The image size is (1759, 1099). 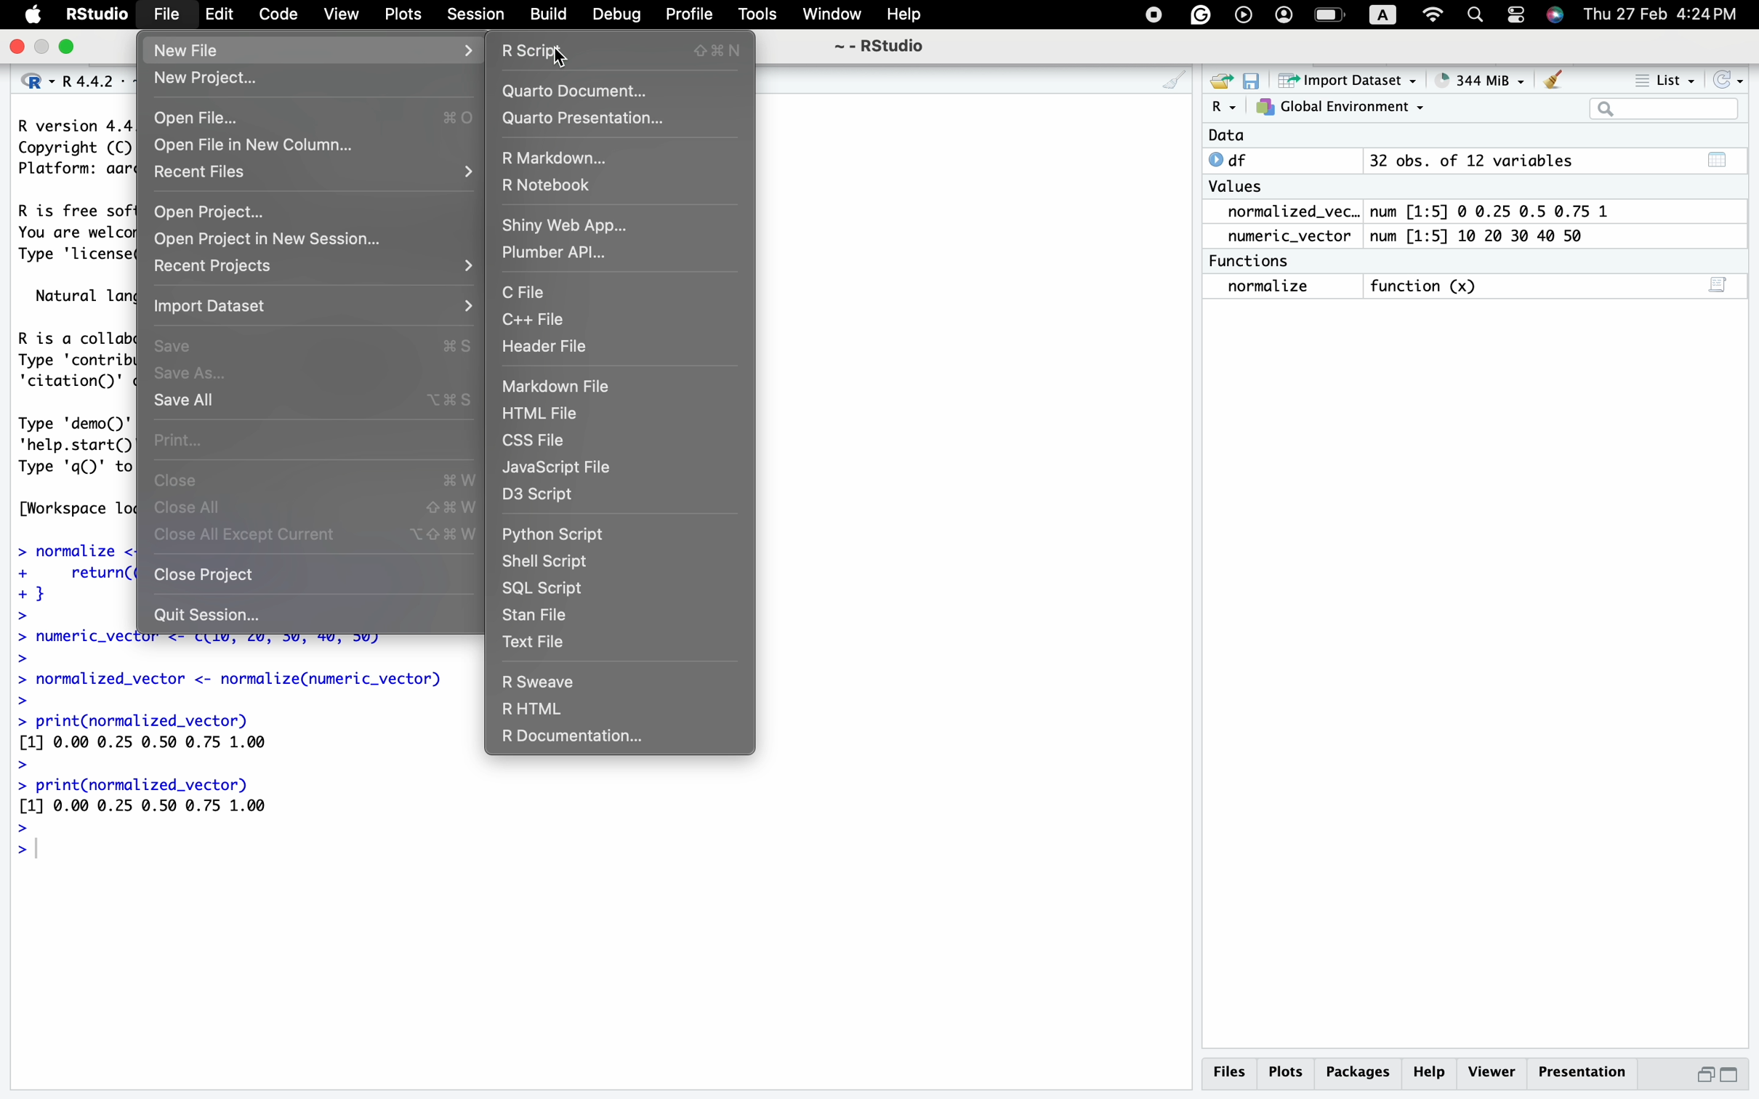 I want to click on JavaScript File, so click(x=560, y=468).